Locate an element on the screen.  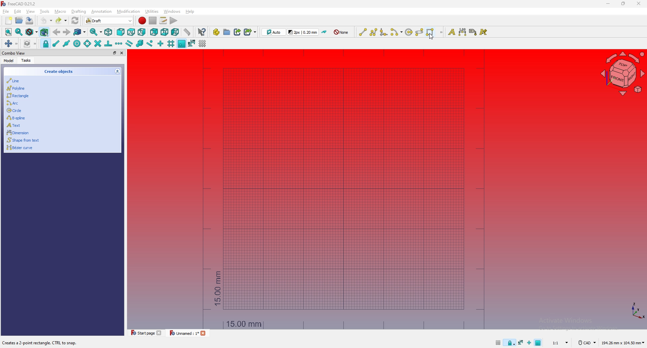
combo view is located at coordinates (13, 53).